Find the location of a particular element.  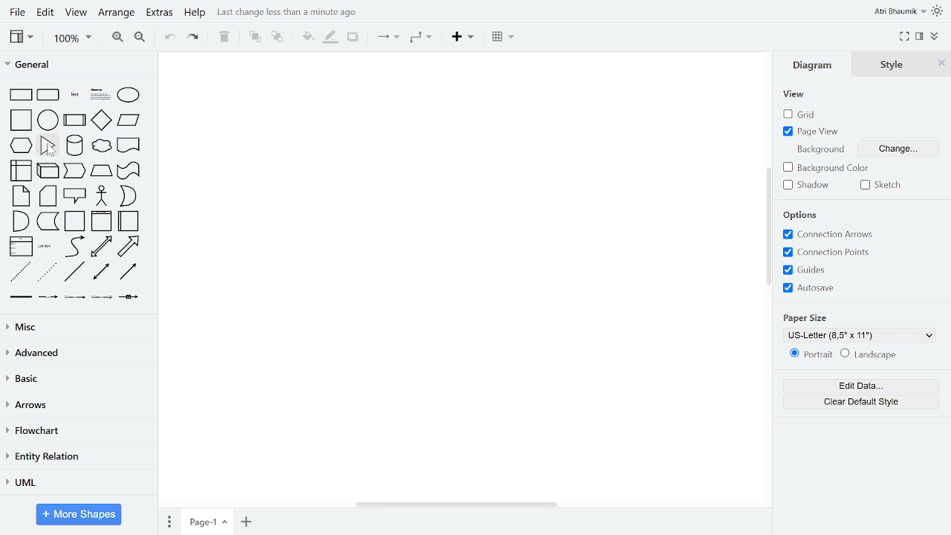

square is located at coordinates (19, 120).